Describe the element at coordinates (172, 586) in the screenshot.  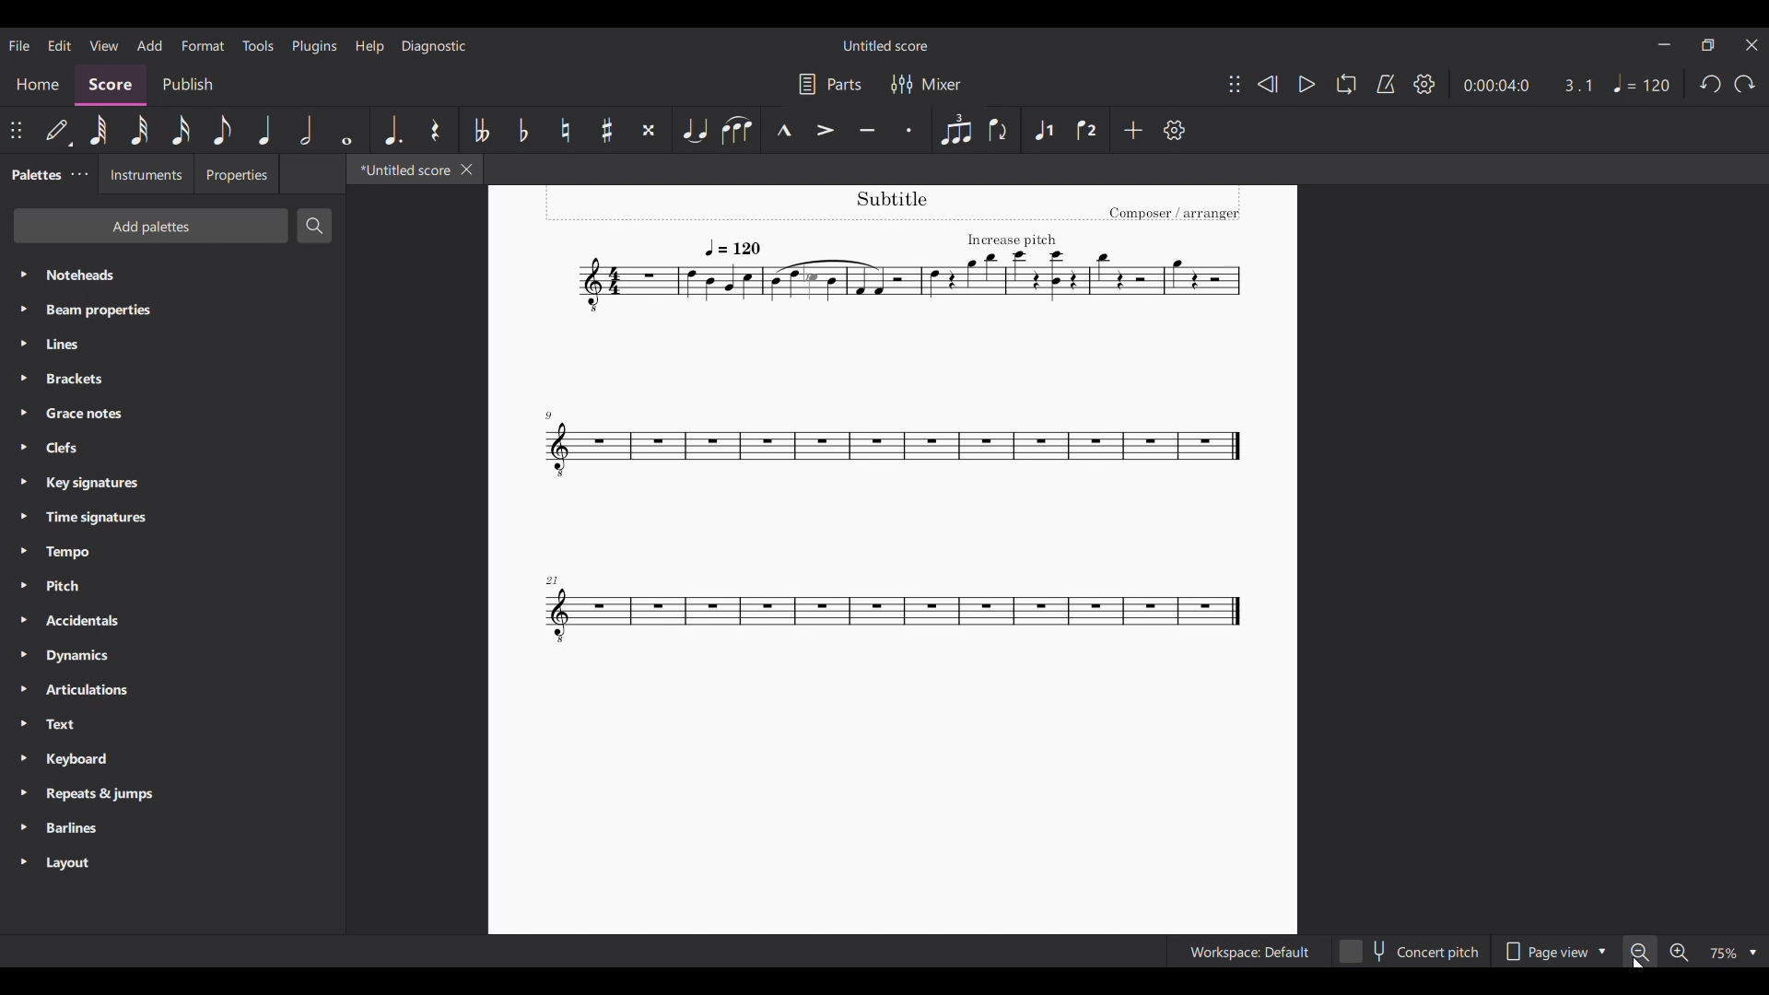
I see `Pitch` at that location.